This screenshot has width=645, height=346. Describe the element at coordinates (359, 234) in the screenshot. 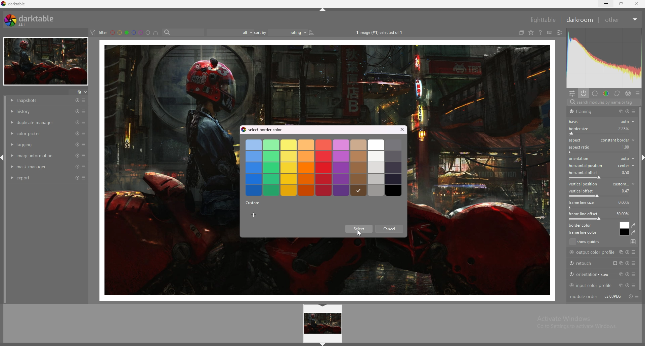

I see `cursor` at that location.